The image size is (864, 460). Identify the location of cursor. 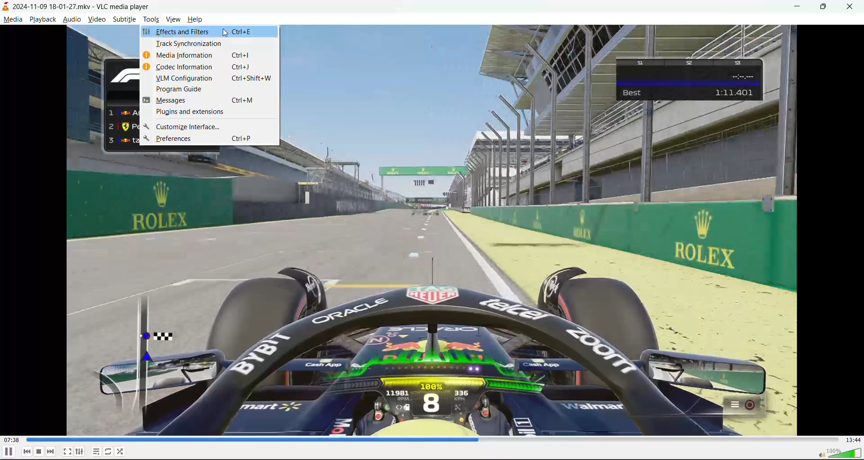
(225, 32).